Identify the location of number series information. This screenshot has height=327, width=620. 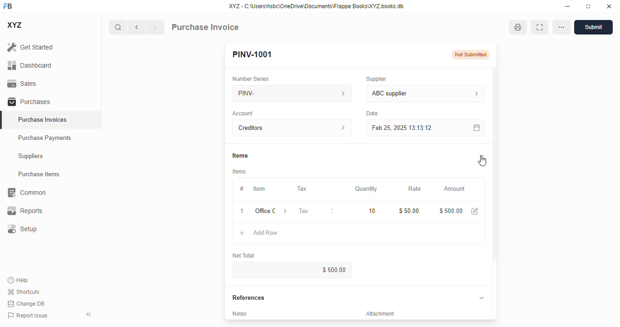
(342, 93).